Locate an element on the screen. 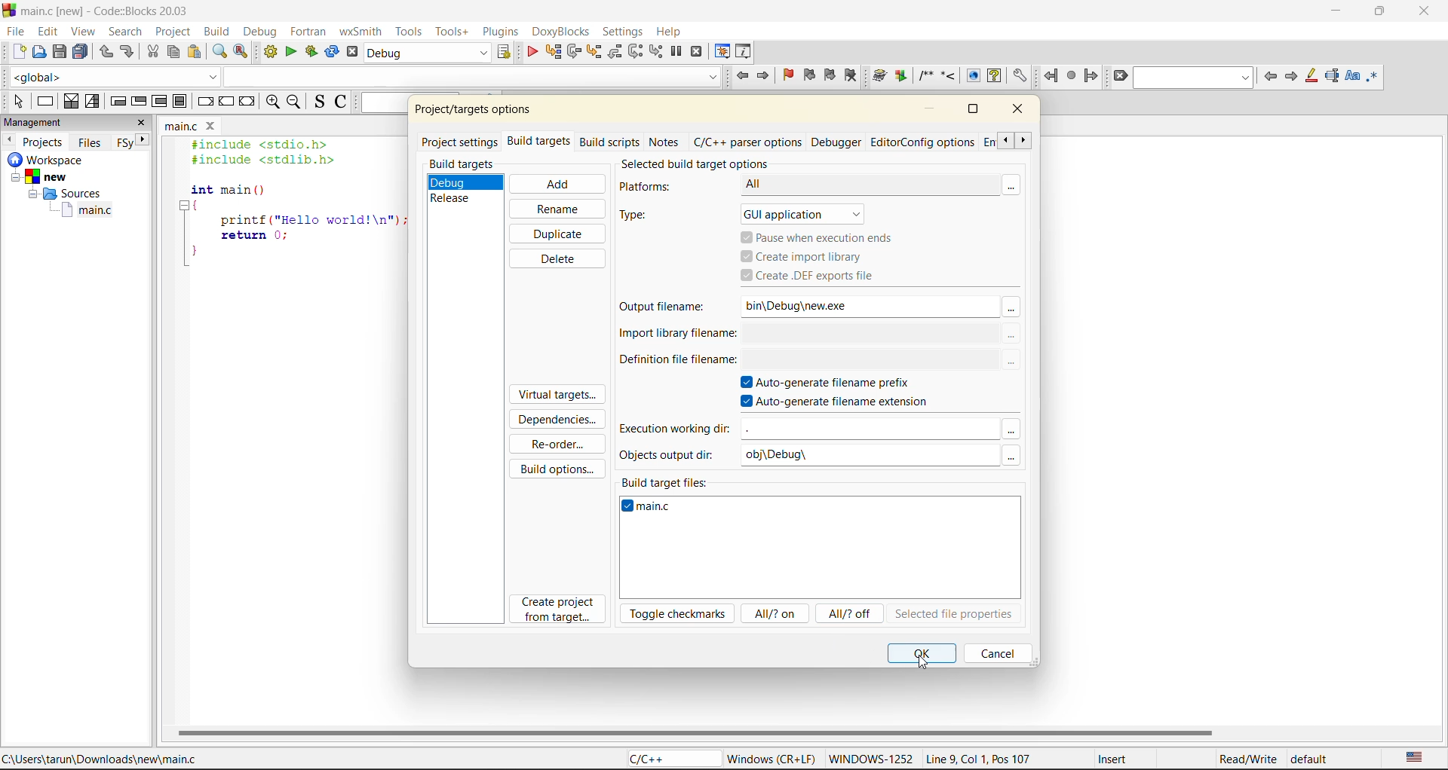  autogenerate filename extension is located at coordinates (832, 405).